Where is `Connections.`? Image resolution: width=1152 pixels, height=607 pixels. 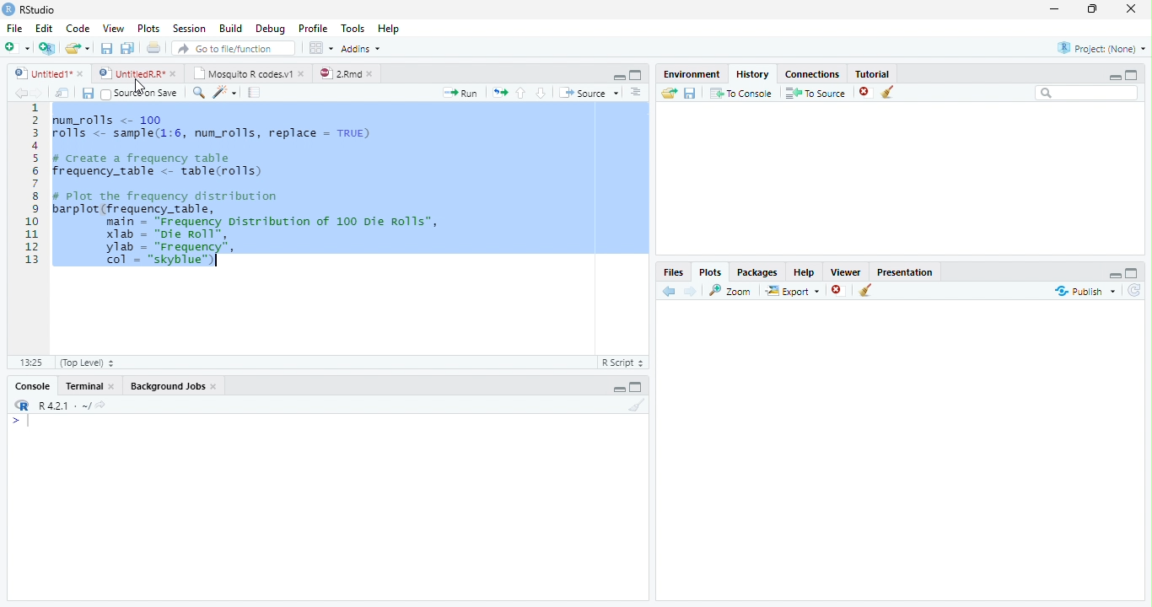 Connections. is located at coordinates (812, 73).